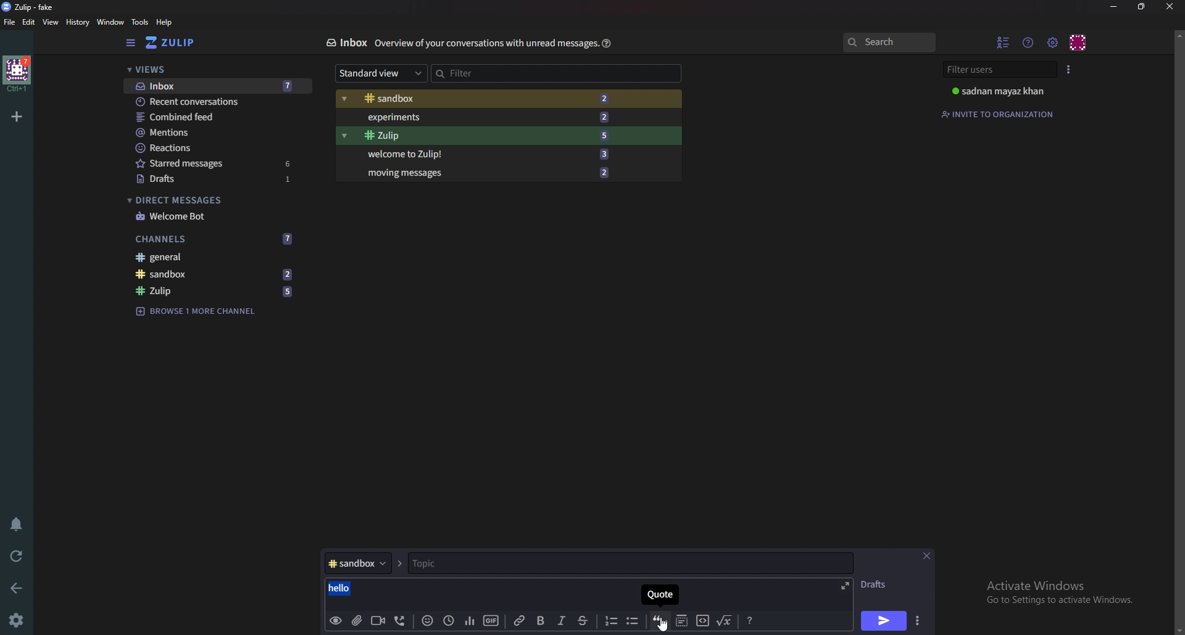  Describe the element at coordinates (663, 627) in the screenshot. I see `Cursor on quote` at that location.